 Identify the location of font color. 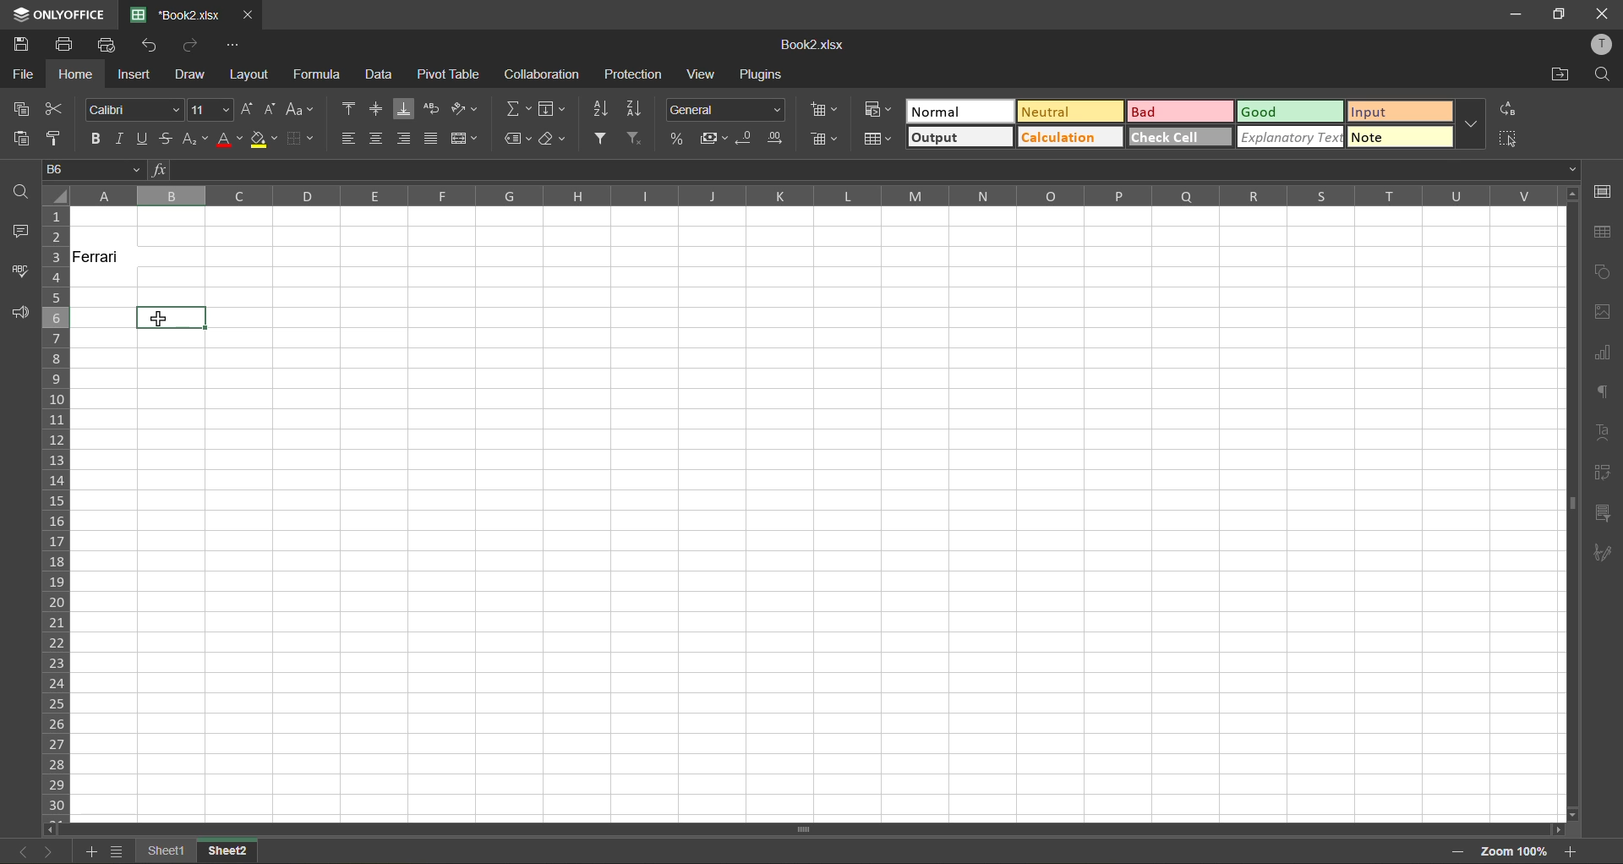
(229, 139).